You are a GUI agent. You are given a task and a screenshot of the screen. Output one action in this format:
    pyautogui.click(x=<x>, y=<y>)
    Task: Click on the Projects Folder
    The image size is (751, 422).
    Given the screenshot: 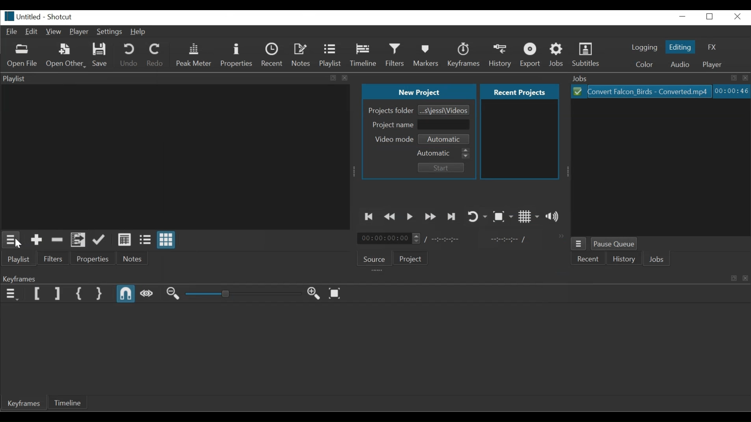 What is the action you would take?
    pyautogui.click(x=390, y=111)
    